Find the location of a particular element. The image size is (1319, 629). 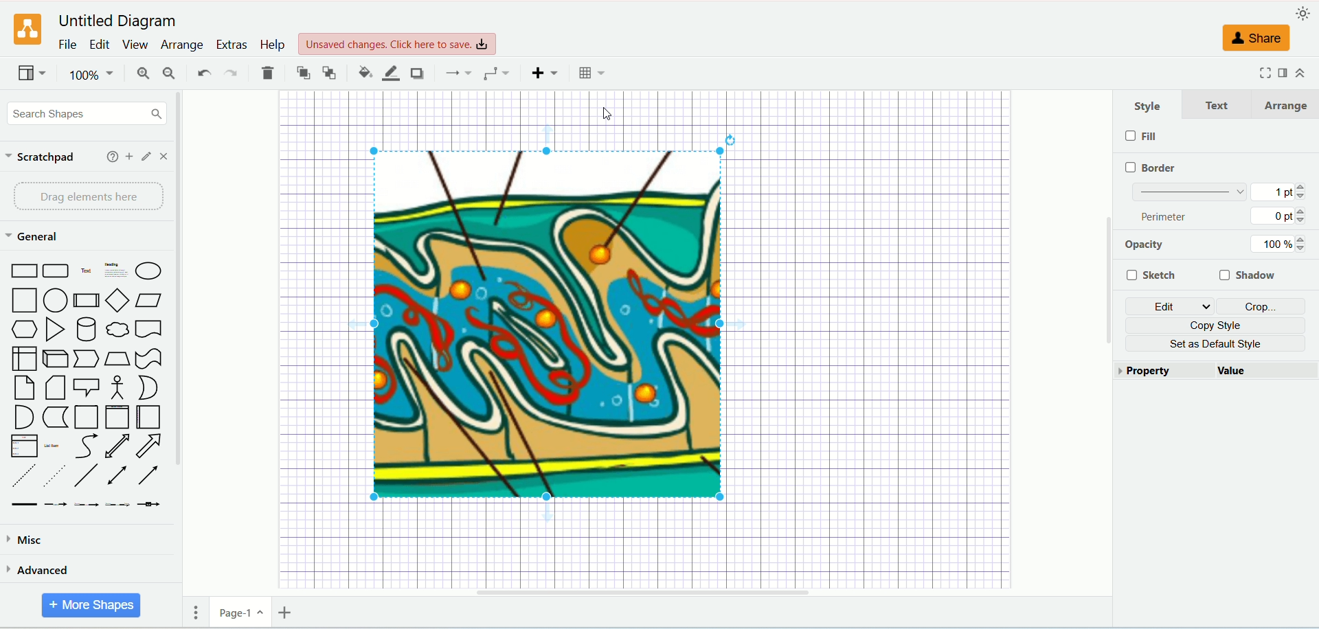

Horizontal Container is located at coordinates (150, 418).